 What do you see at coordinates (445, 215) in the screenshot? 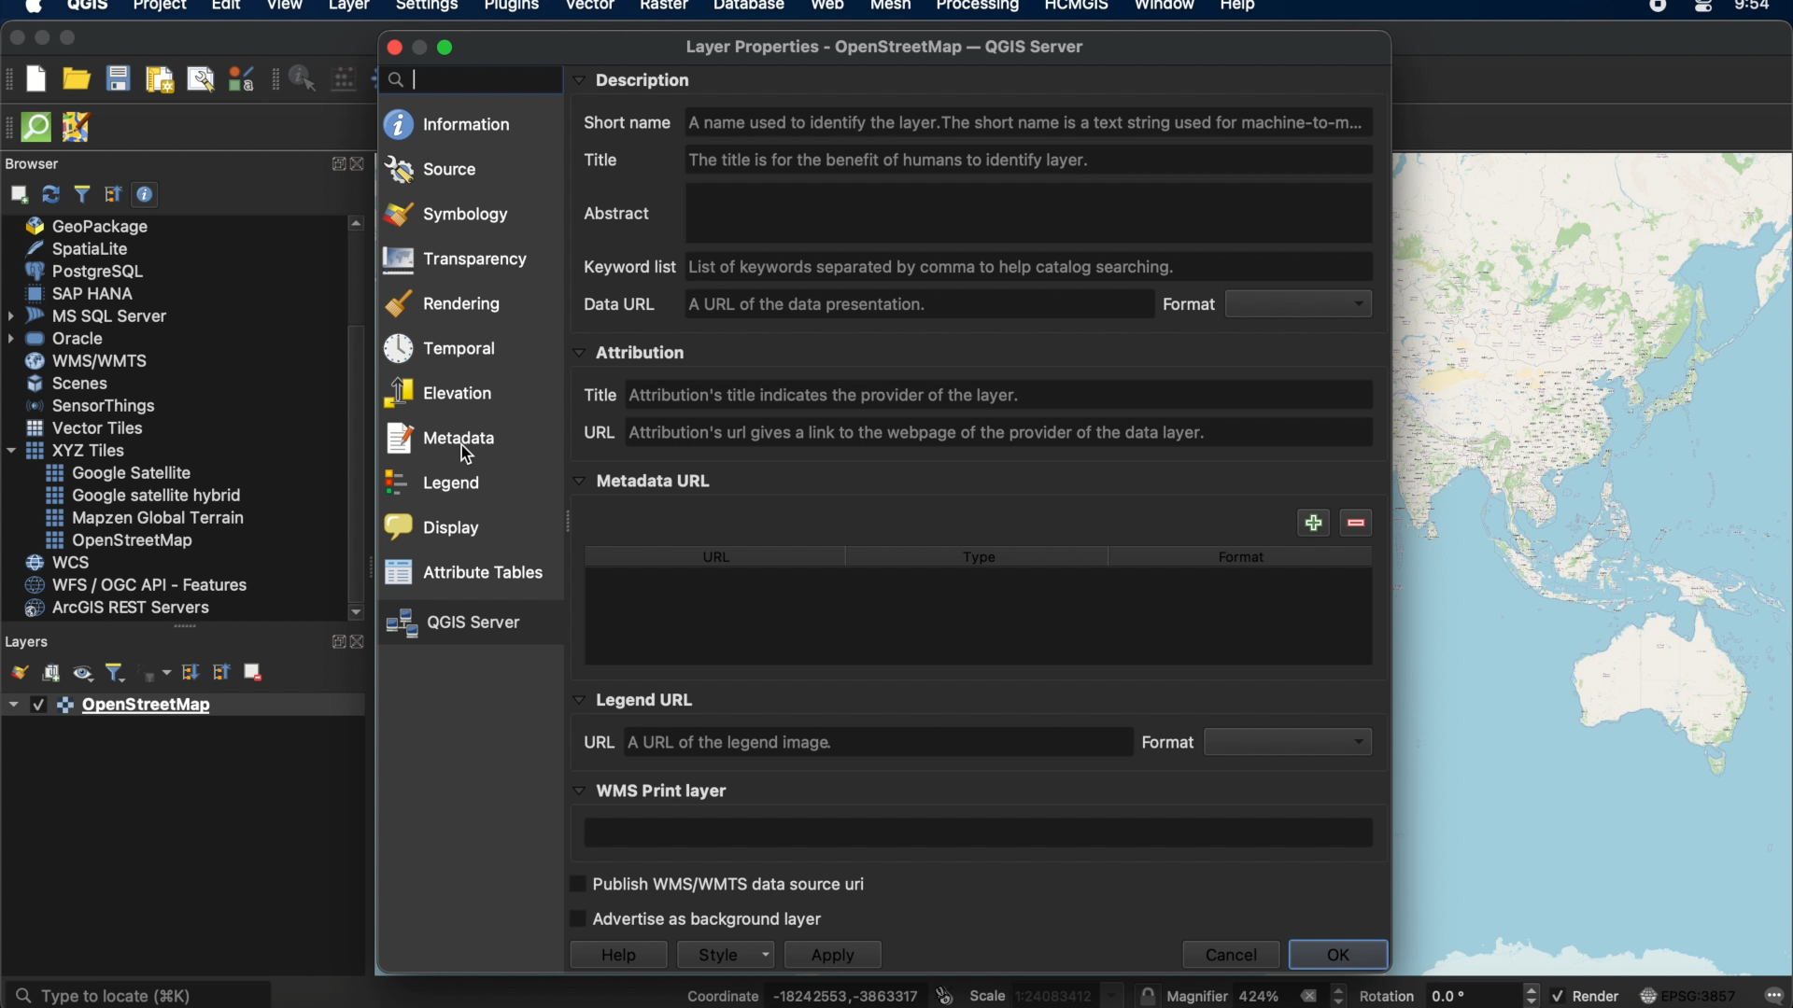
I see `symbology` at bounding box center [445, 215].